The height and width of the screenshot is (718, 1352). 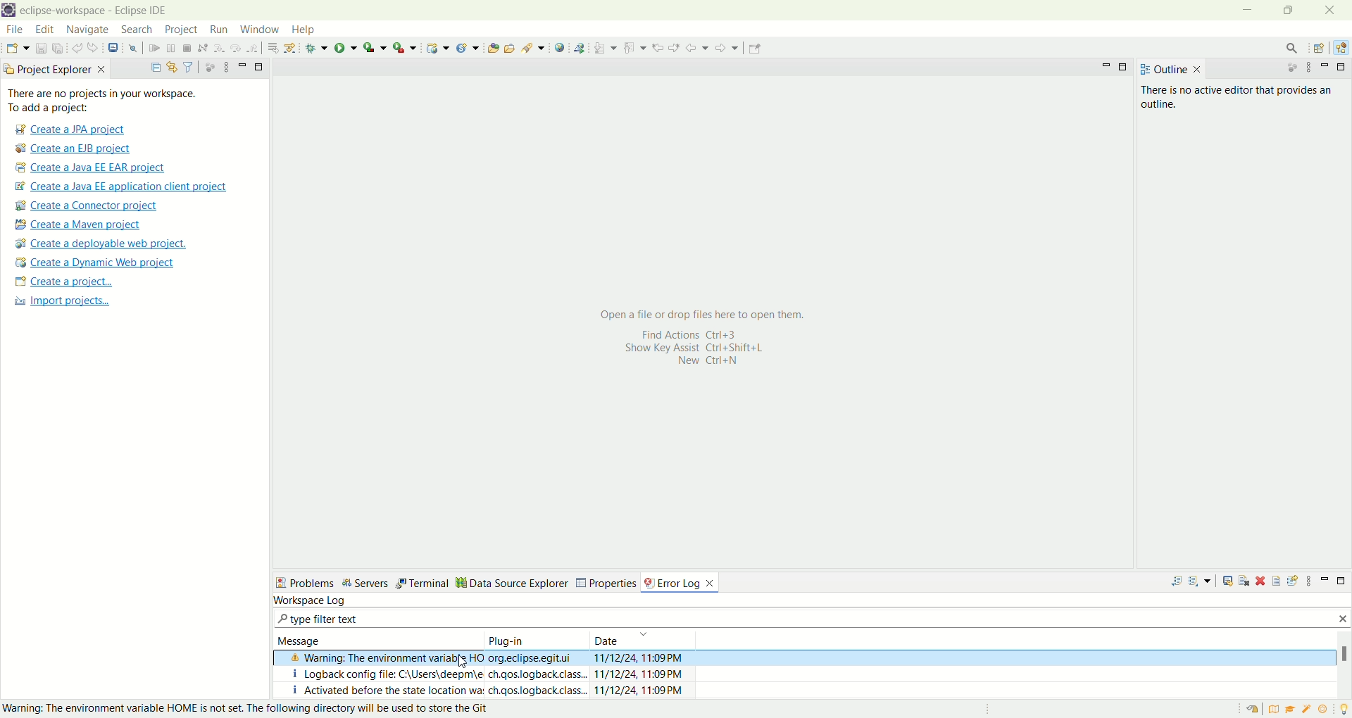 I want to click on step over, so click(x=234, y=49).